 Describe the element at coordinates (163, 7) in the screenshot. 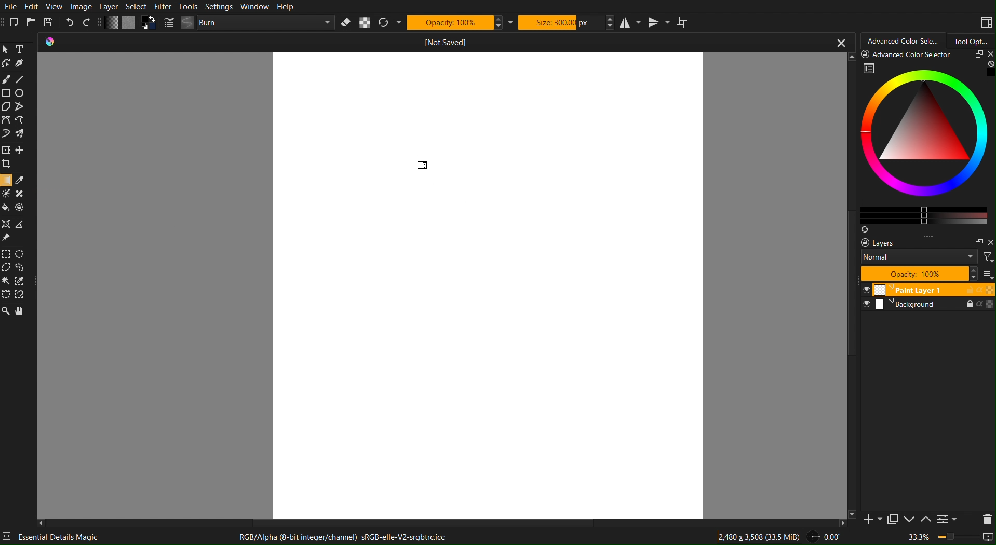

I see `Filter` at that location.